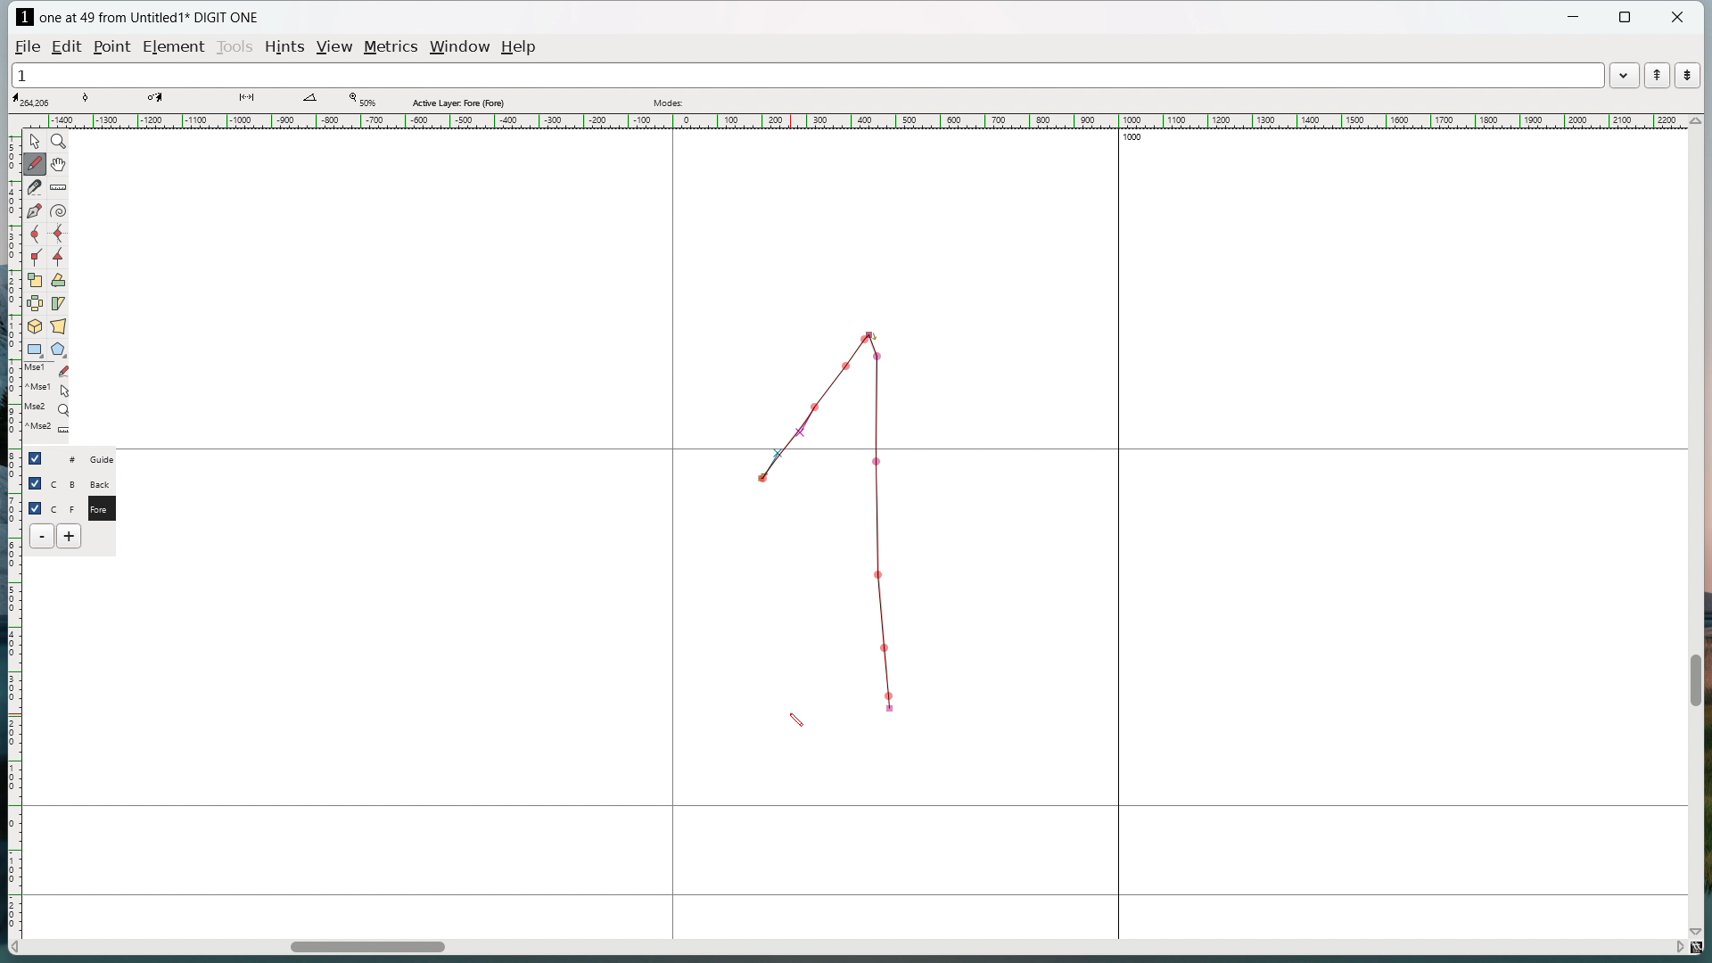 This screenshot has height=963, width=1712. Describe the element at coordinates (115, 45) in the screenshot. I see `Point` at that location.